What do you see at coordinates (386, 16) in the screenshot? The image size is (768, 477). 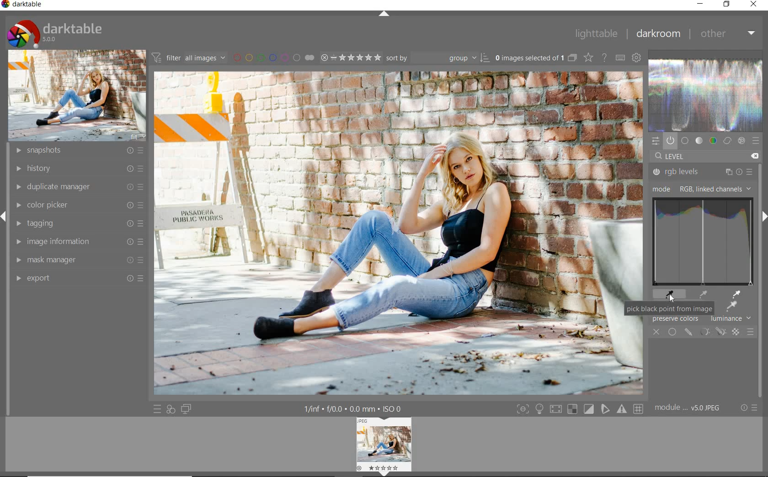 I see `expand/collapse` at bounding box center [386, 16].